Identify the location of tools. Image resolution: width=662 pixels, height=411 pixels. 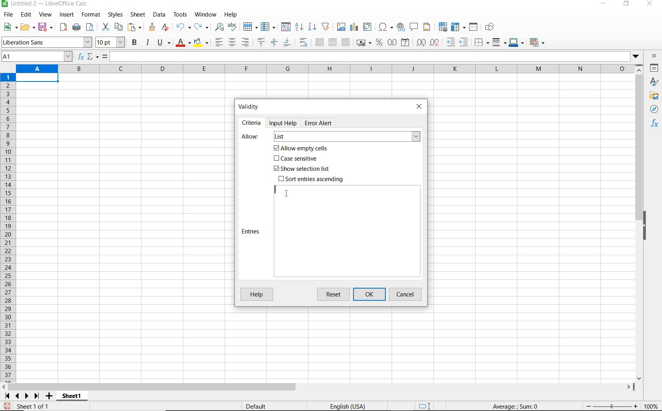
(181, 15).